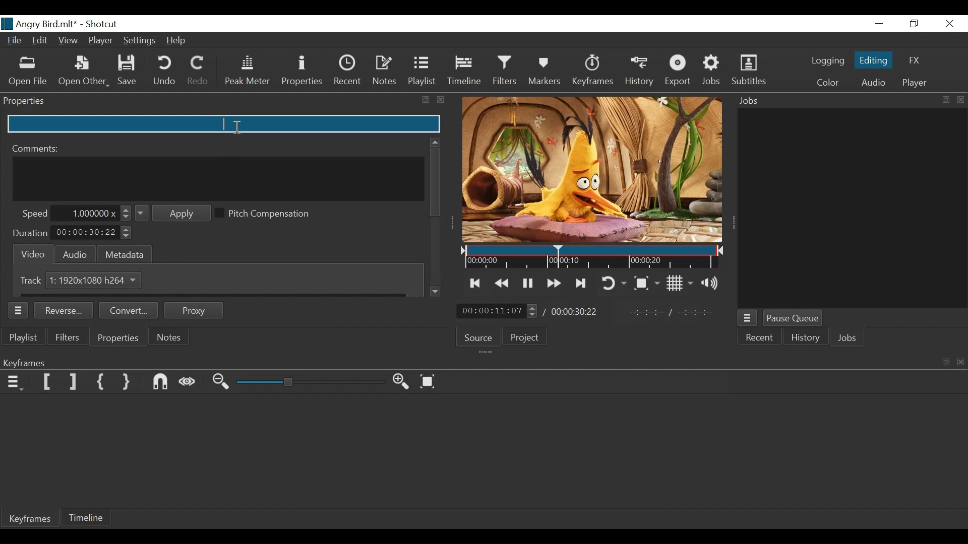 The image size is (968, 544). I want to click on Set Filter First, so click(46, 382).